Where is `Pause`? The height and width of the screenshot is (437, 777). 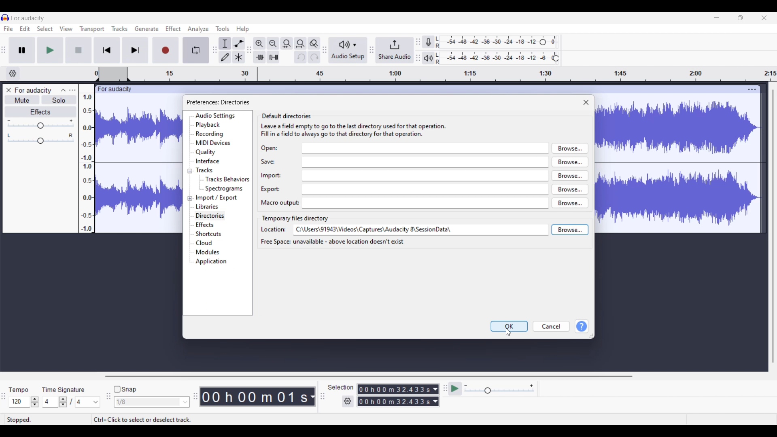 Pause is located at coordinates (22, 50).